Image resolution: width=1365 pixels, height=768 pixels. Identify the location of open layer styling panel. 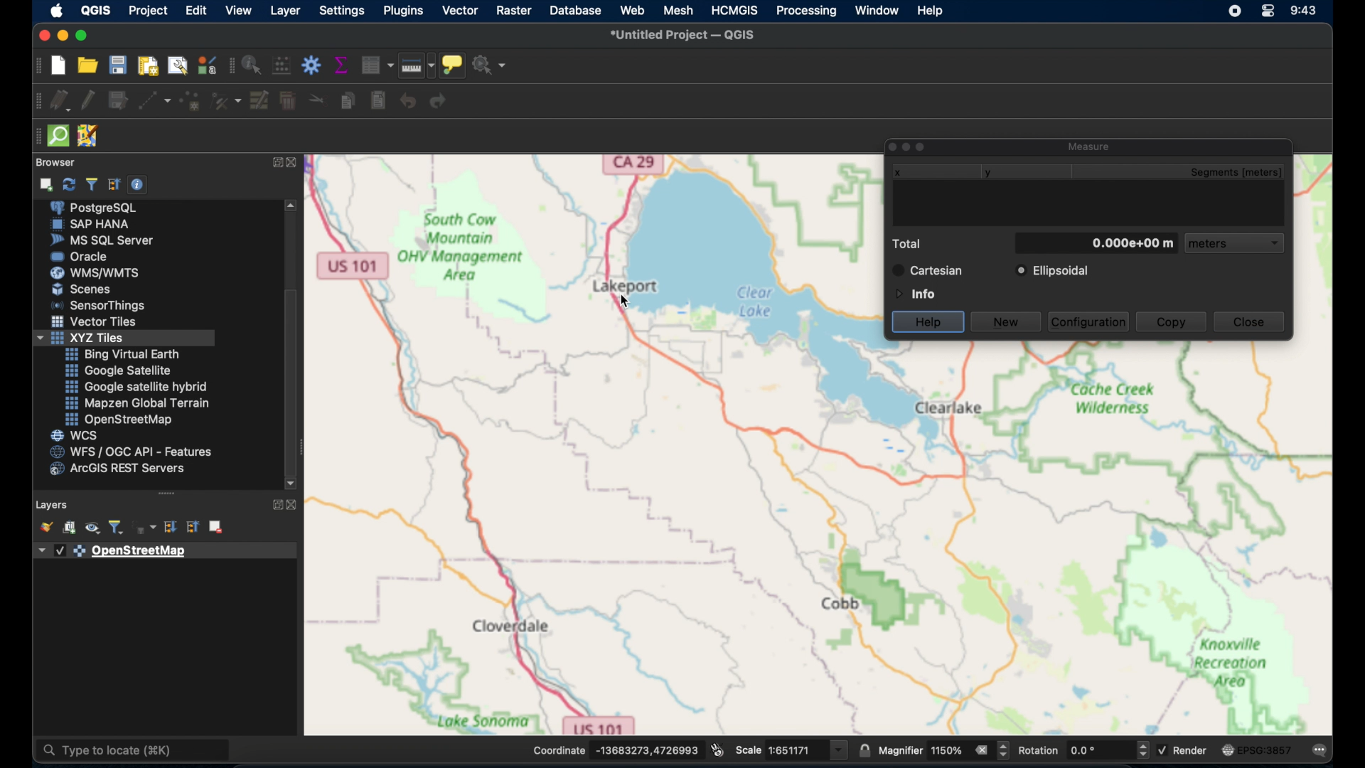
(45, 527).